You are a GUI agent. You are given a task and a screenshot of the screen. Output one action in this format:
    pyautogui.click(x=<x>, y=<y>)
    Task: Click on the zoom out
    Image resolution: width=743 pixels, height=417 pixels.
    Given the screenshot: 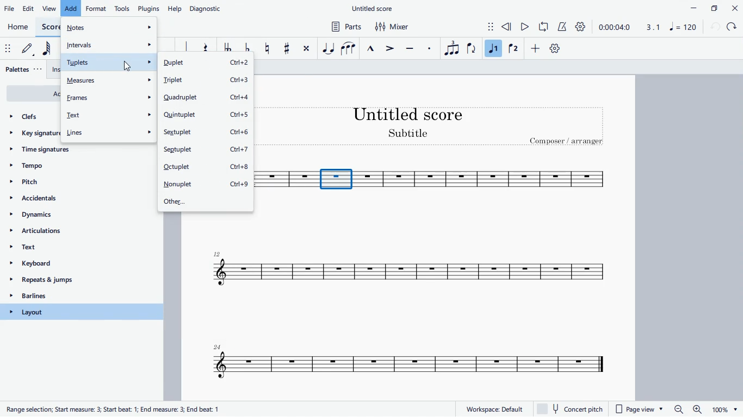 What is the action you would take?
    pyautogui.click(x=678, y=409)
    